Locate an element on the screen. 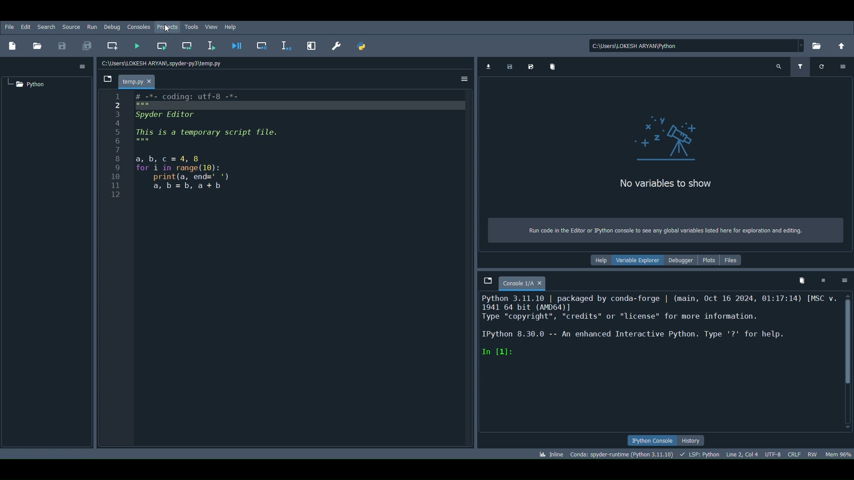 This screenshot has height=480, width=854. Debug file (Ctrl + F5) is located at coordinates (237, 44).